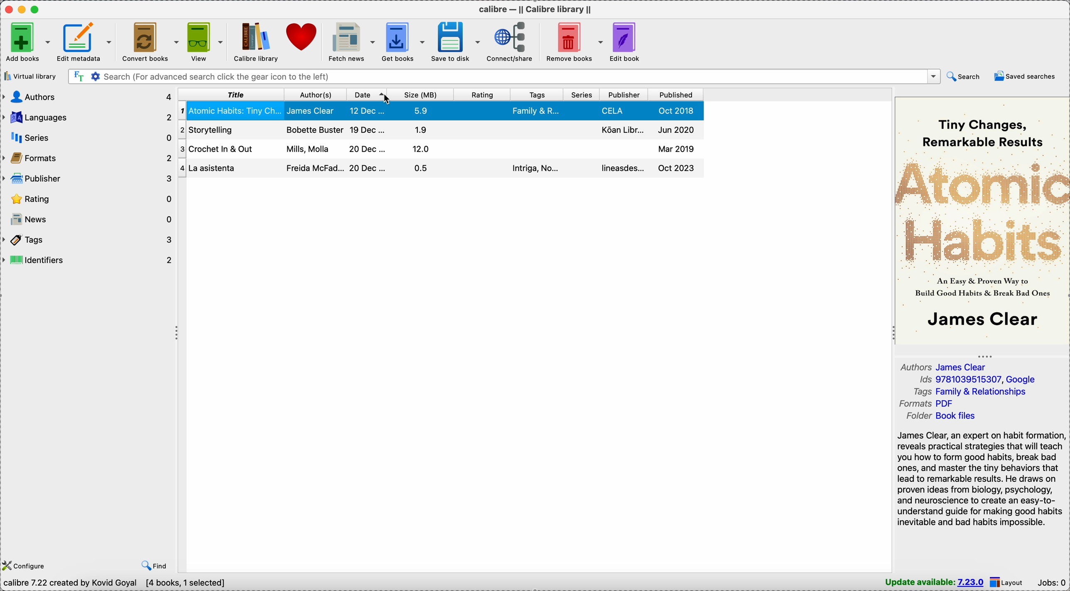 This screenshot has width=1070, height=591. Describe the element at coordinates (982, 221) in the screenshot. I see `book cover preview` at that location.